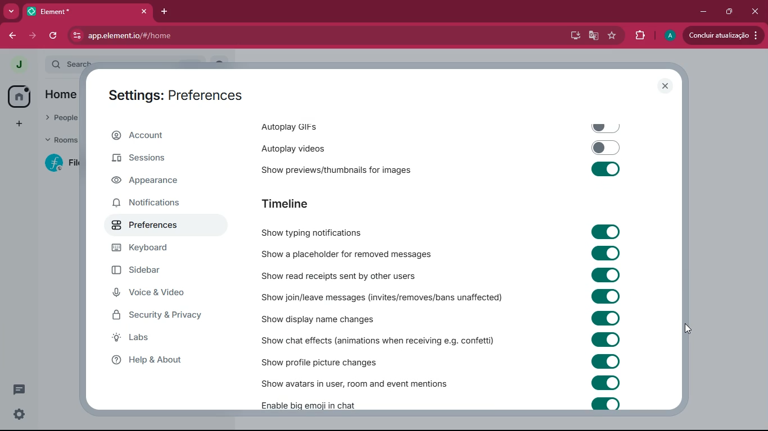 The image size is (768, 431). Describe the element at coordinates (171, 96) in the screenshot. I see `settings: preferences` at that location.